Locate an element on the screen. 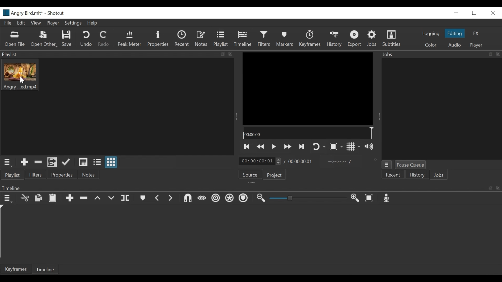 The image size is (502, 282). copy is located at coordinates (38, 198).